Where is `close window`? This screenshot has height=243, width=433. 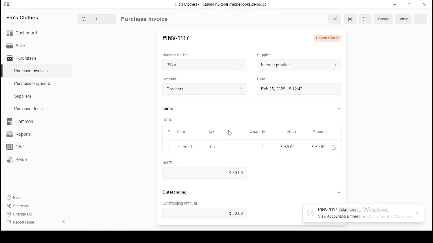 close window is located at coordinates (424, 4).